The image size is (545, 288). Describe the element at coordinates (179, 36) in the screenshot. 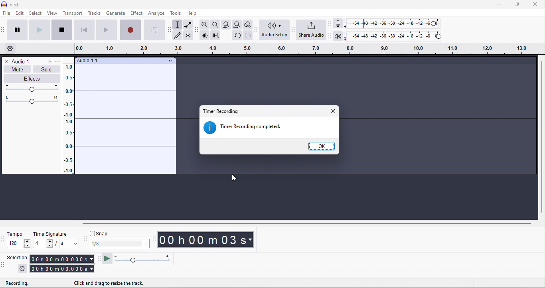

I see `draw tool` at that location.